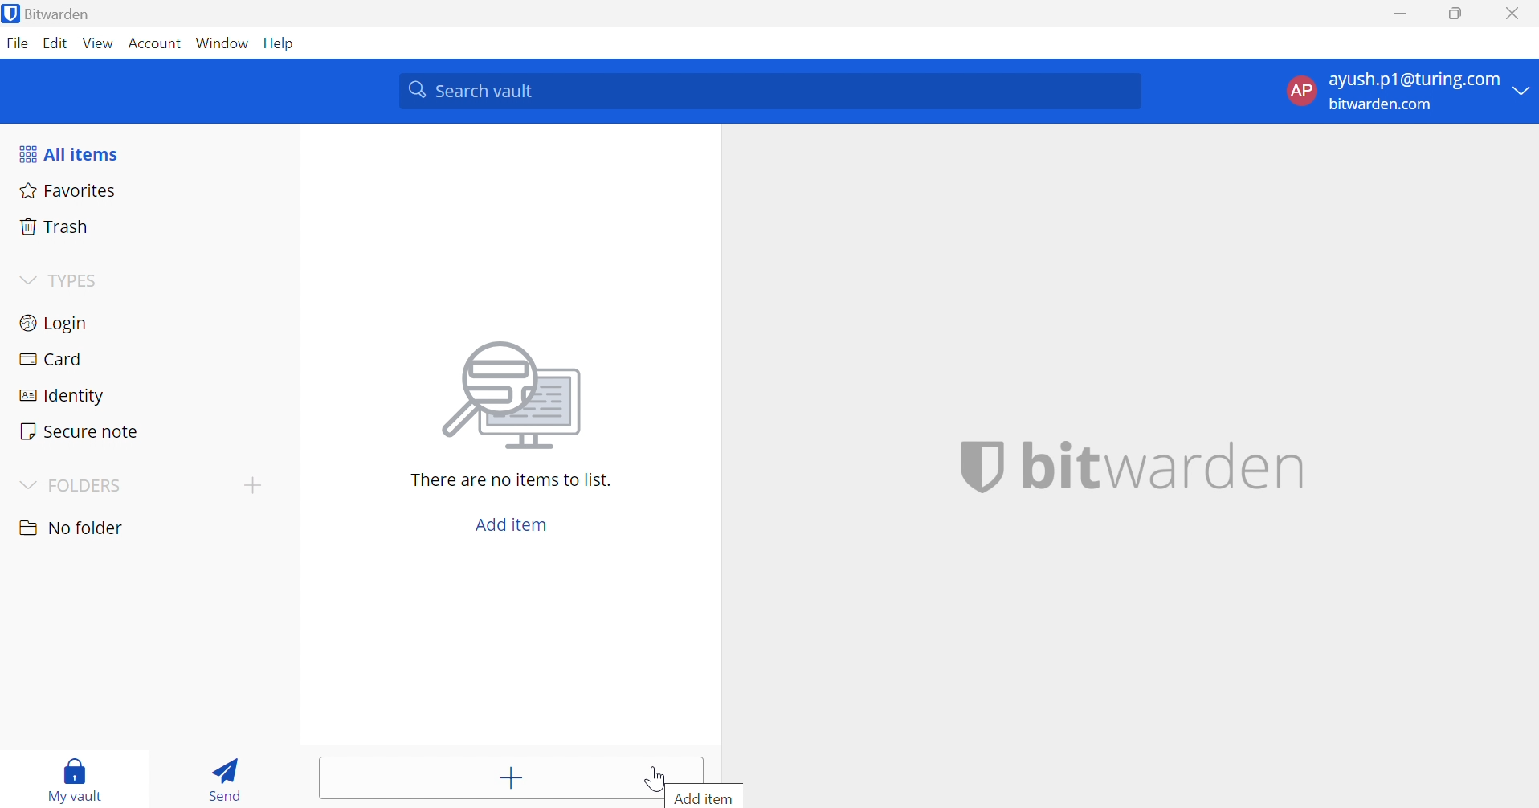 This screenshot has height=808, width=1539. What do you see at coordinates (70, 192) in the screenshot?
I see `Favourites` at bounding box center [70, 192].